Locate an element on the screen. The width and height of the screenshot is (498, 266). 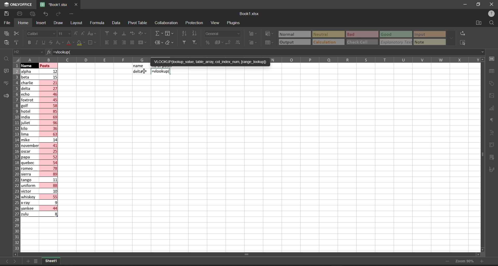
font size is located at coordinates (65, 33).